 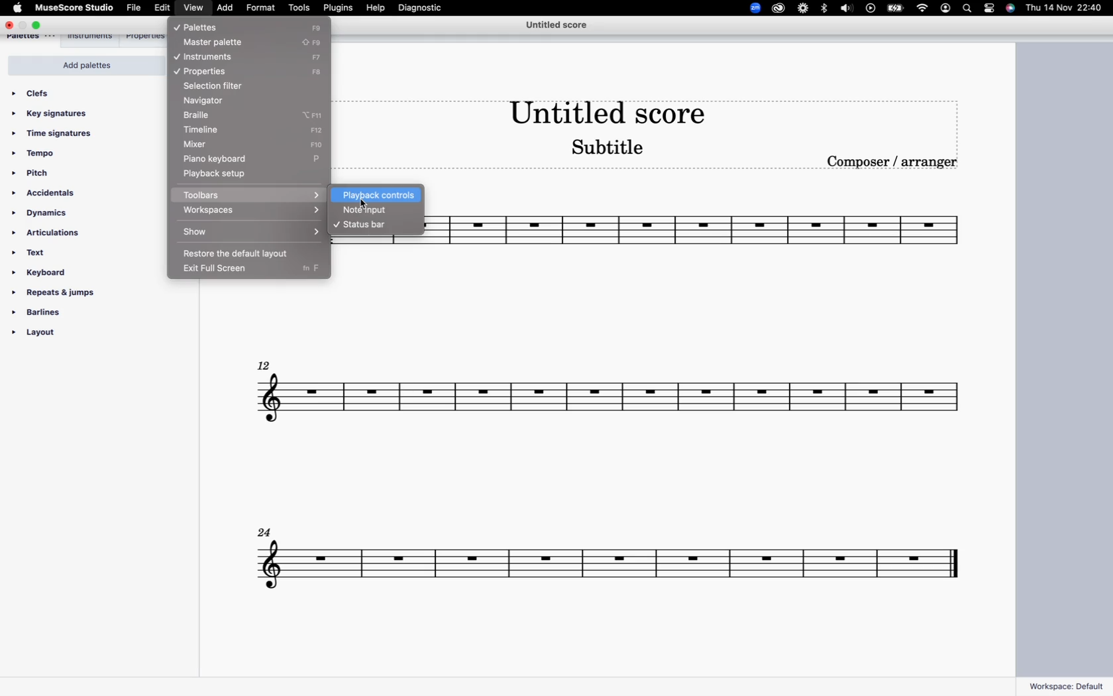 I want to click on selection filter, so click(x=226, y=85).